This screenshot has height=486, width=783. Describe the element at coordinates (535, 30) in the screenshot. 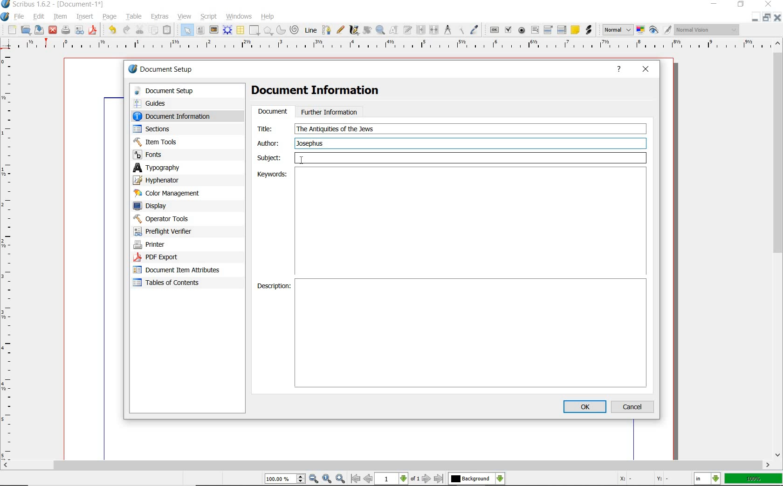

I see `pdf text field` at that location.